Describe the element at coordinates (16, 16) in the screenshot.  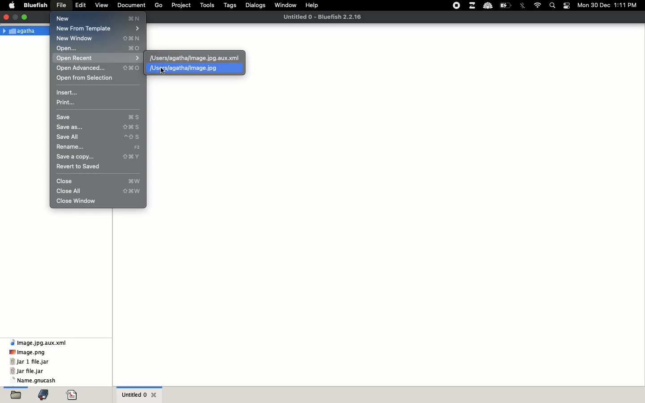
I see `full screen` at that location.